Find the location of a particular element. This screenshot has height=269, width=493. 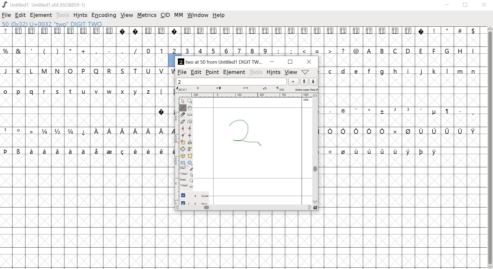

mouse left button + Ctrl is located at coordinates (188, 175).